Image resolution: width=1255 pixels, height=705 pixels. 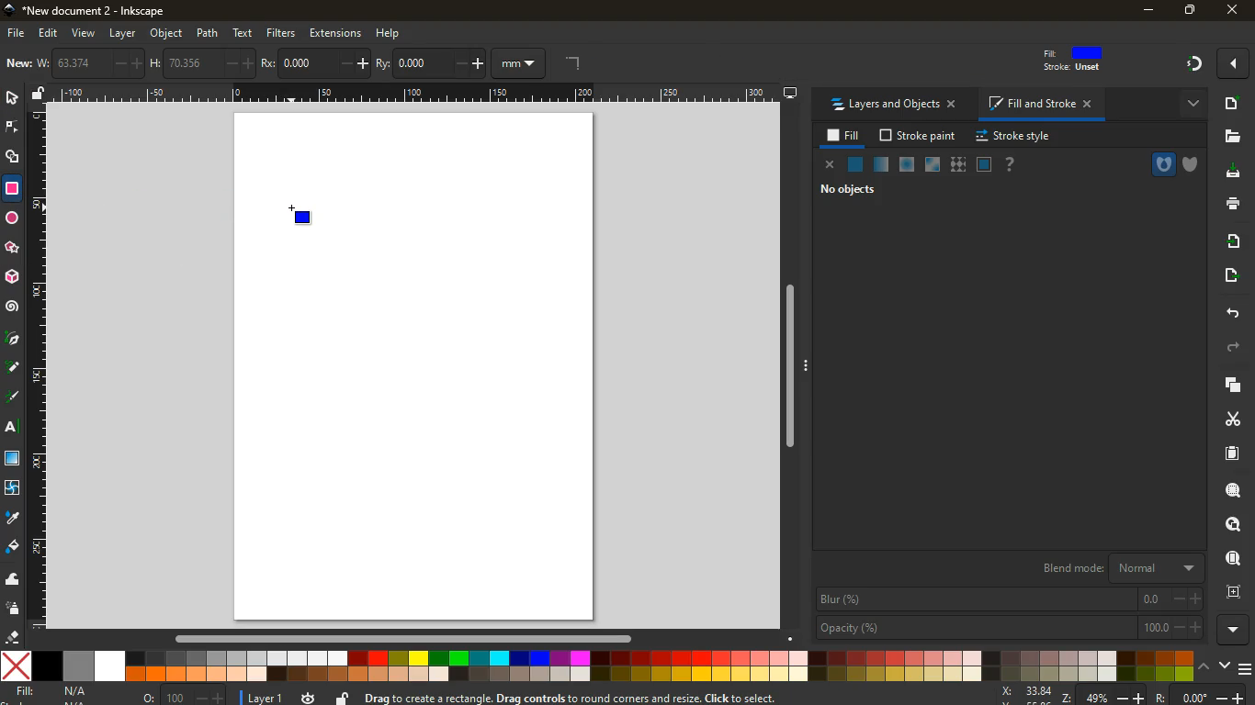 What do you see at coordinates (831, 166) in the screenshot?
I see `close` at bounding box center [831, 166].